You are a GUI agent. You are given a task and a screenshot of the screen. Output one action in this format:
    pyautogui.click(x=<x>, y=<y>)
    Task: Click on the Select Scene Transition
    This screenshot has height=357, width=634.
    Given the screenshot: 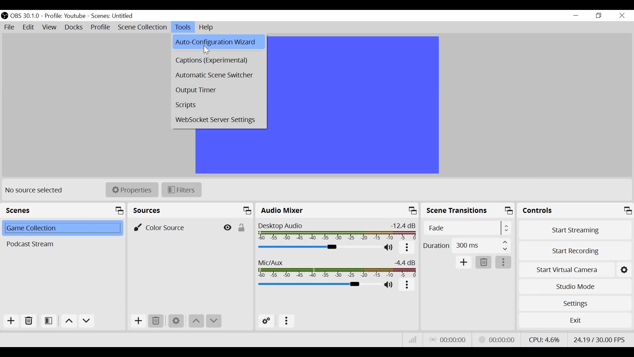 What is the action you would take?
    pyautogui.click(x=467, y=228)
    